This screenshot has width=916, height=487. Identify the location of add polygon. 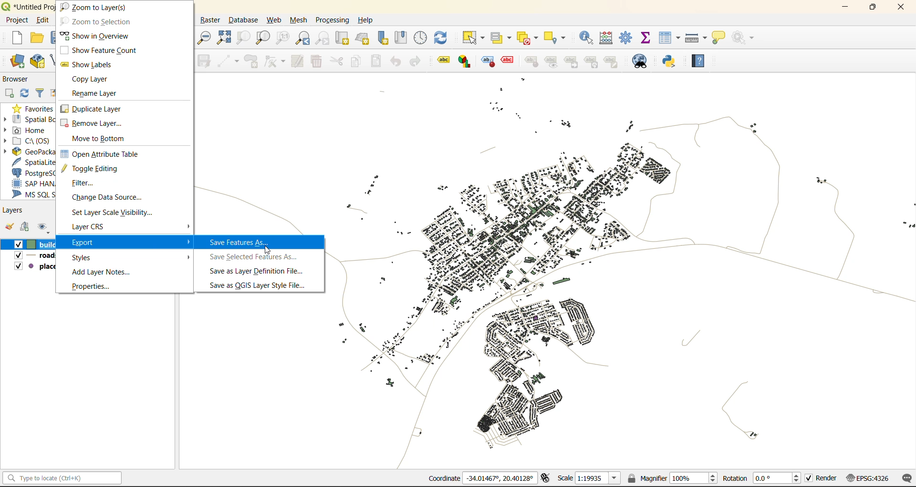
(251, 60).